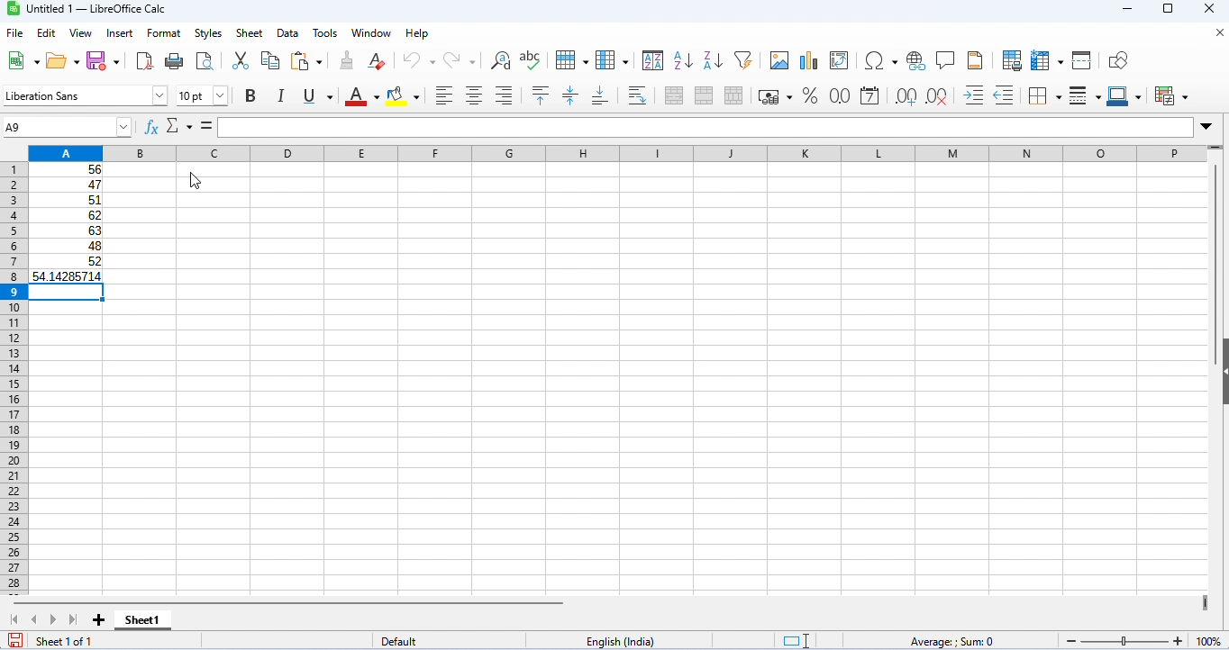 This screenshot has width=1229, height=650. What do you see at coordinates (310, 61) in the screenshot?
I see `paste` at bounding box center [310, 61].